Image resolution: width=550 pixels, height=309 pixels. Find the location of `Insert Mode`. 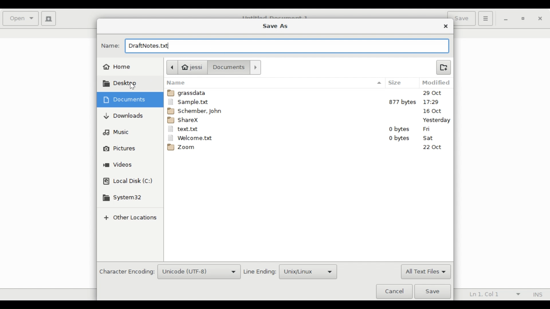

Insert Mode is located at coordinates (537, 295).